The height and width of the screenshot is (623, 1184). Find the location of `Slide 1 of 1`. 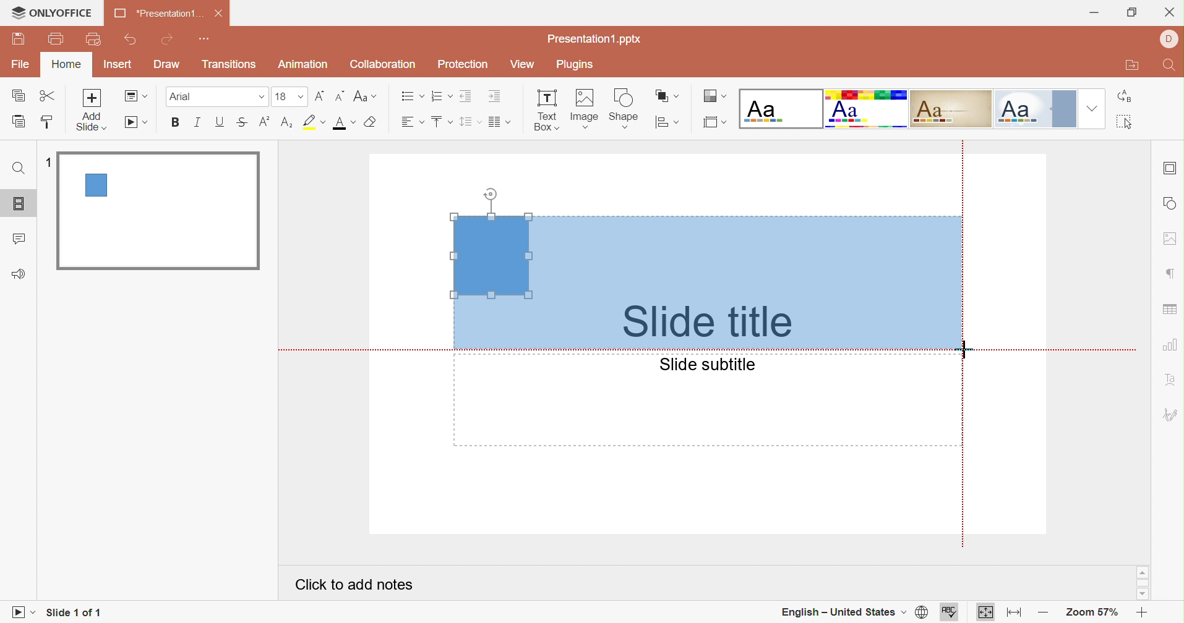

Slide 1 of 1 is located at coordinates (74, 612).